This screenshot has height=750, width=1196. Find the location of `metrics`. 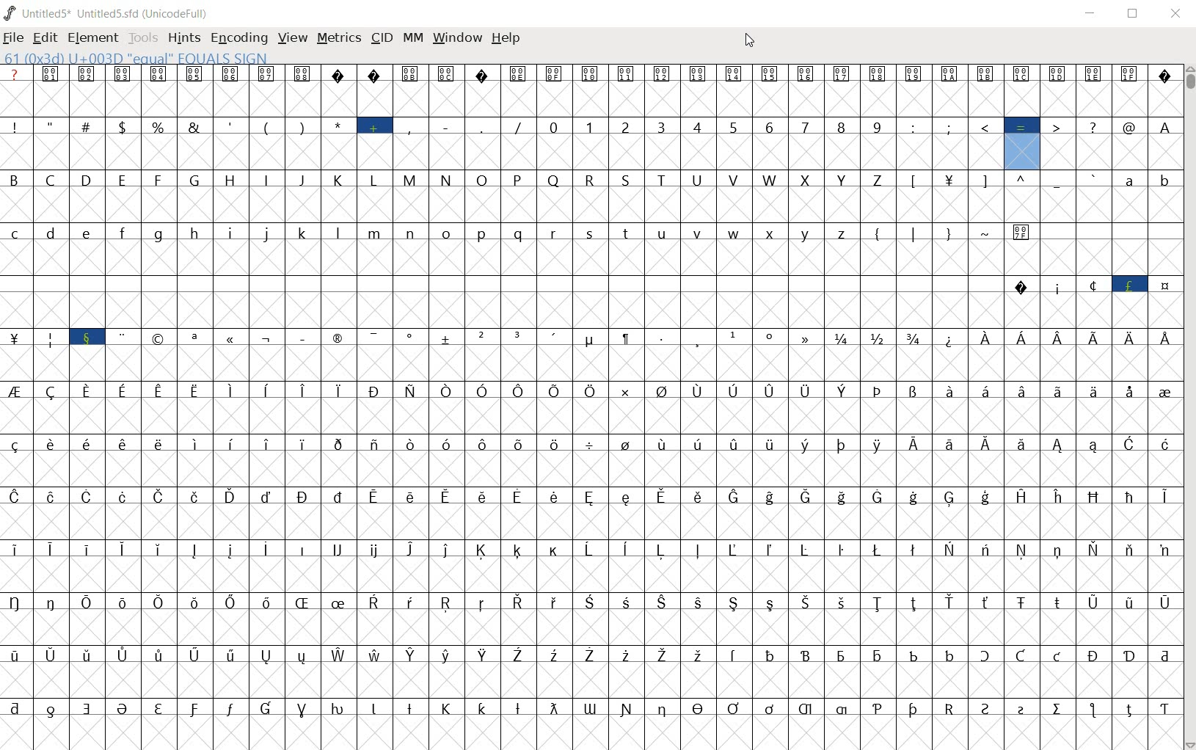

metrics is located at coordinates (338, 37).